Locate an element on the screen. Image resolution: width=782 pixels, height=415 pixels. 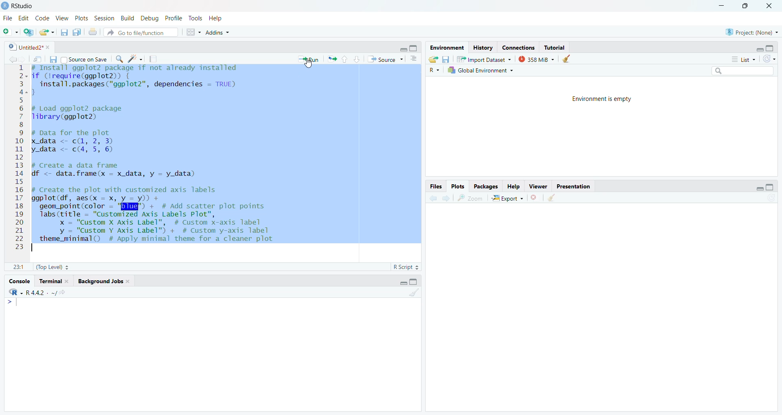
File is located at coordinates (9, 19).